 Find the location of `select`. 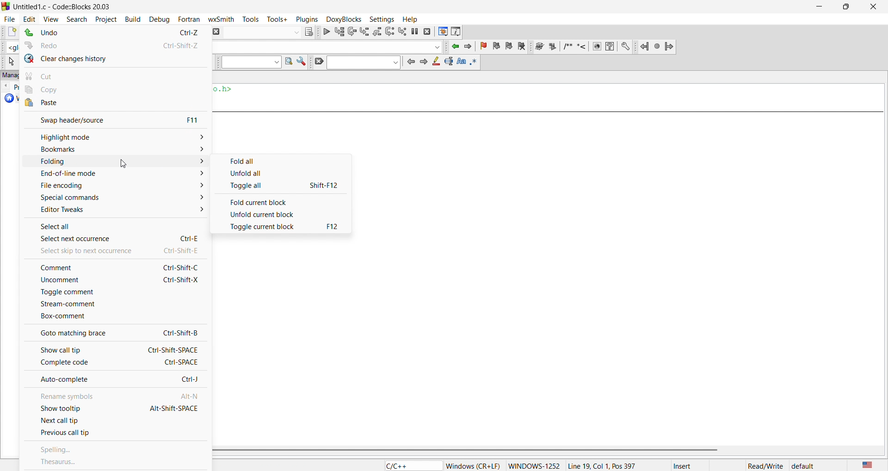

select is located at coordinates (10, 62).